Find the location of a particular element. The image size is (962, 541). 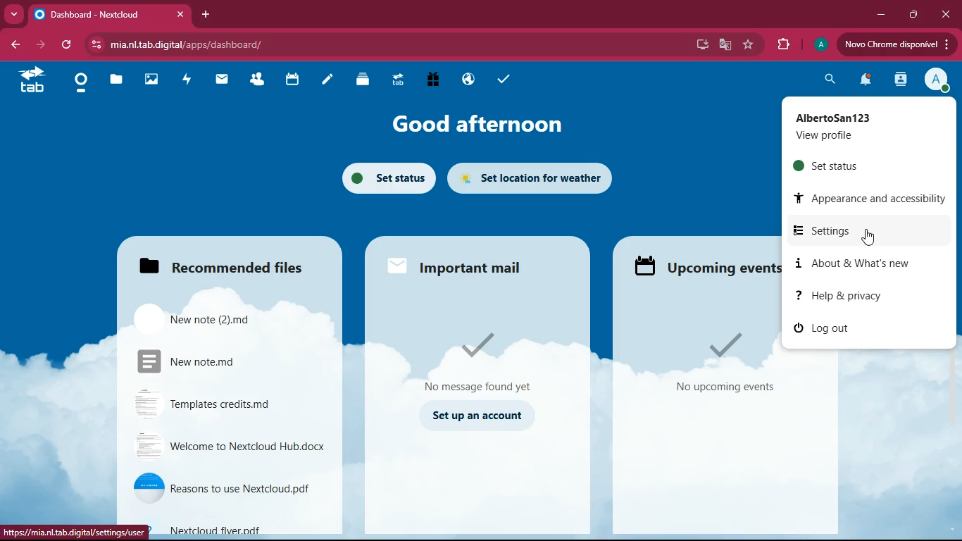

settings is located at coordinates (823, 232).